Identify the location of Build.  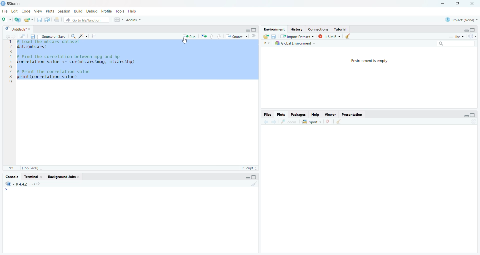
(77, 11).